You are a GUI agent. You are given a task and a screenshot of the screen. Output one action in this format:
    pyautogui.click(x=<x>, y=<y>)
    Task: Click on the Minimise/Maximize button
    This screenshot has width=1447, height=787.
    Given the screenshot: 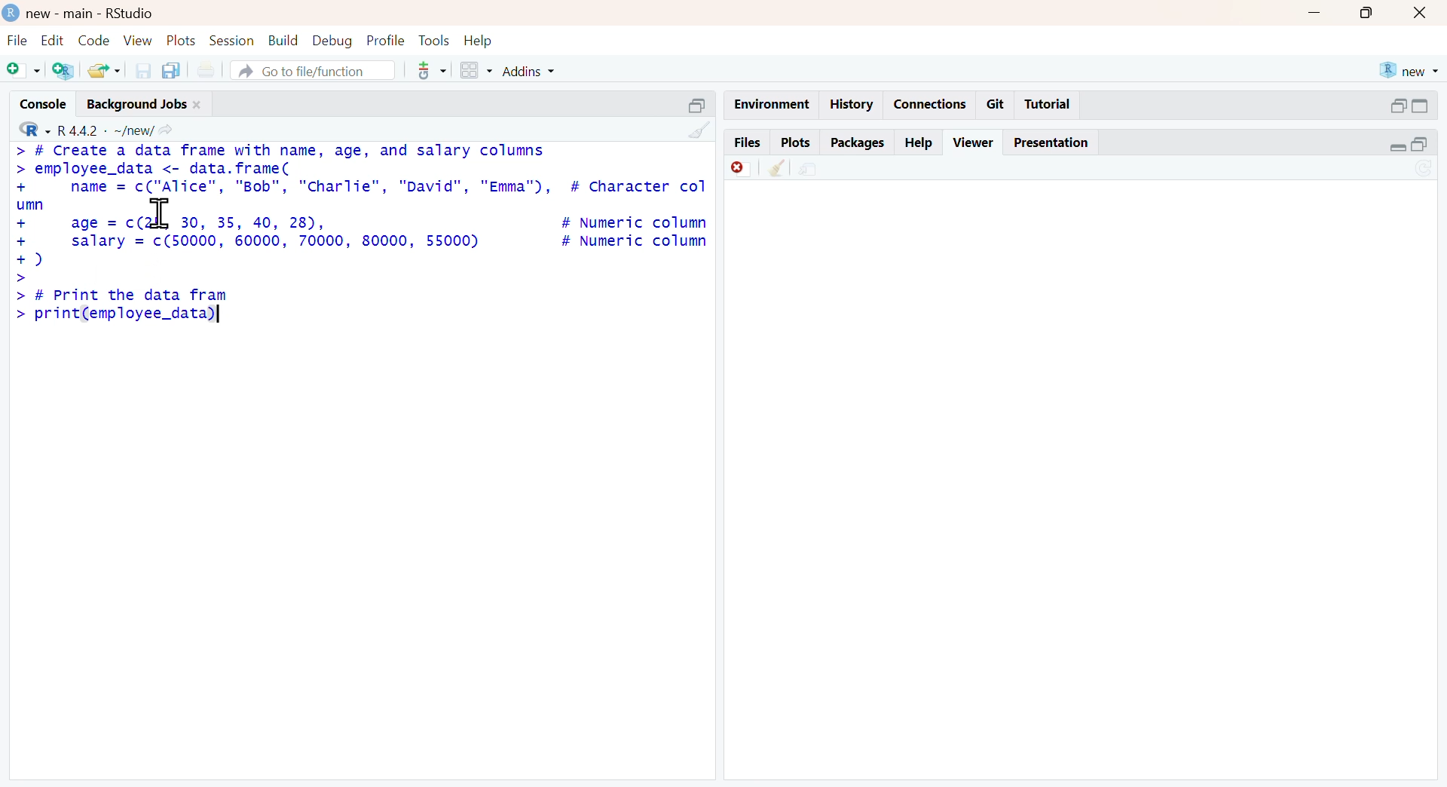 What is the action you would take?
    pyautogui.click(x=1412, y=106)
    